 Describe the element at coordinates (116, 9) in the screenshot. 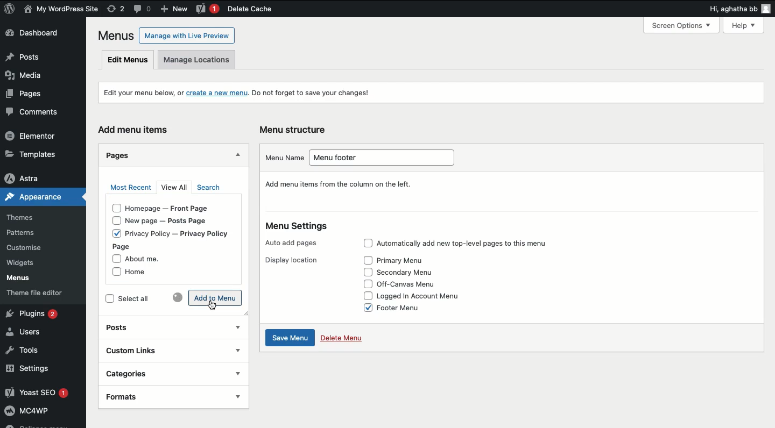

I see `Revision` at that location.